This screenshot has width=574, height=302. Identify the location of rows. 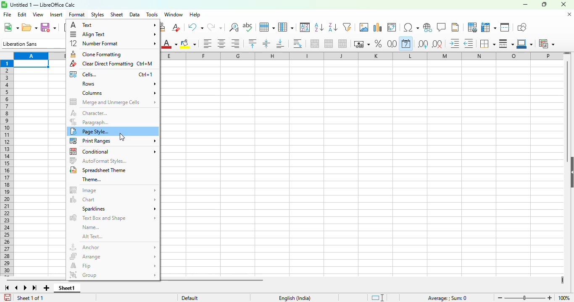
(7, 168).